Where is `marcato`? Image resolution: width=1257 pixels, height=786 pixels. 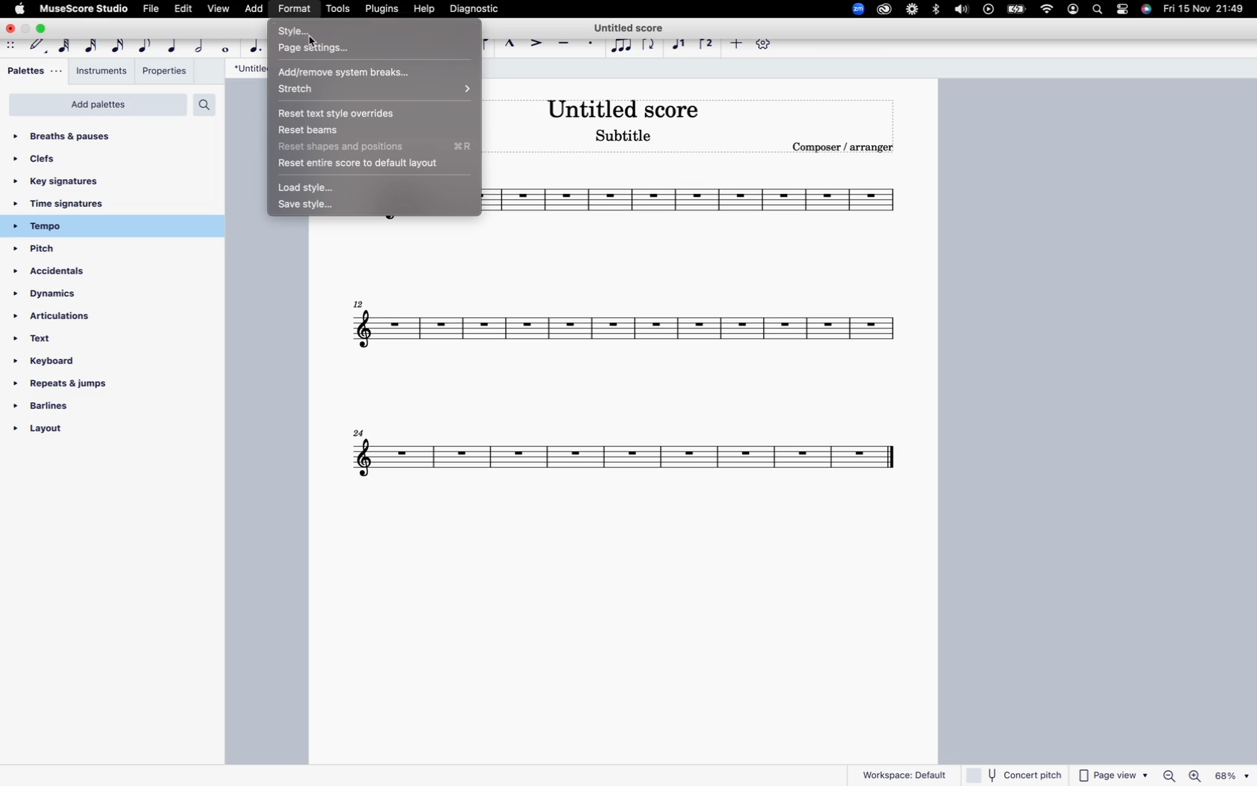
marcato is located at coordinates (513, 43).